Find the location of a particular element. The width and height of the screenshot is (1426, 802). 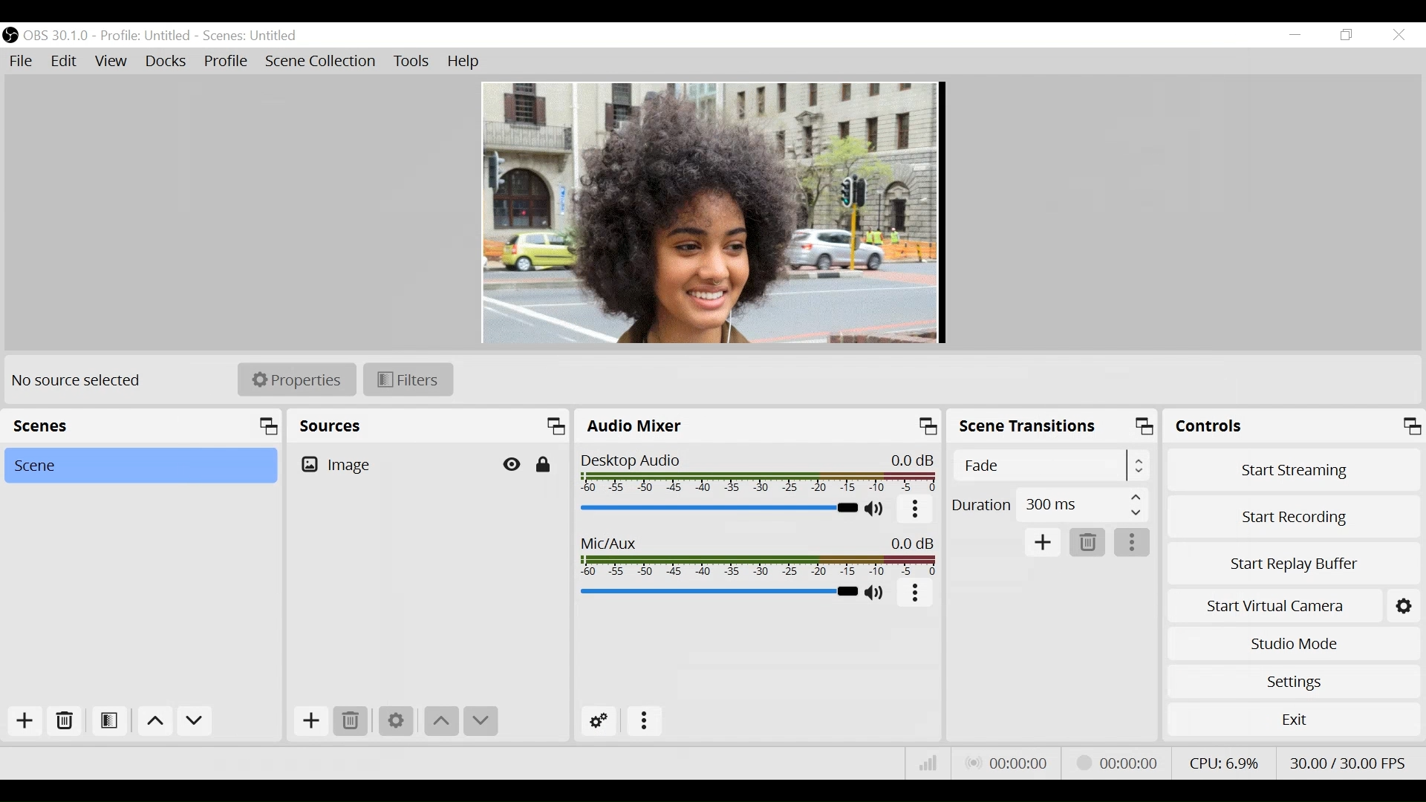

OBS Studio Desktop Icon is located at coordinates (11, 35).